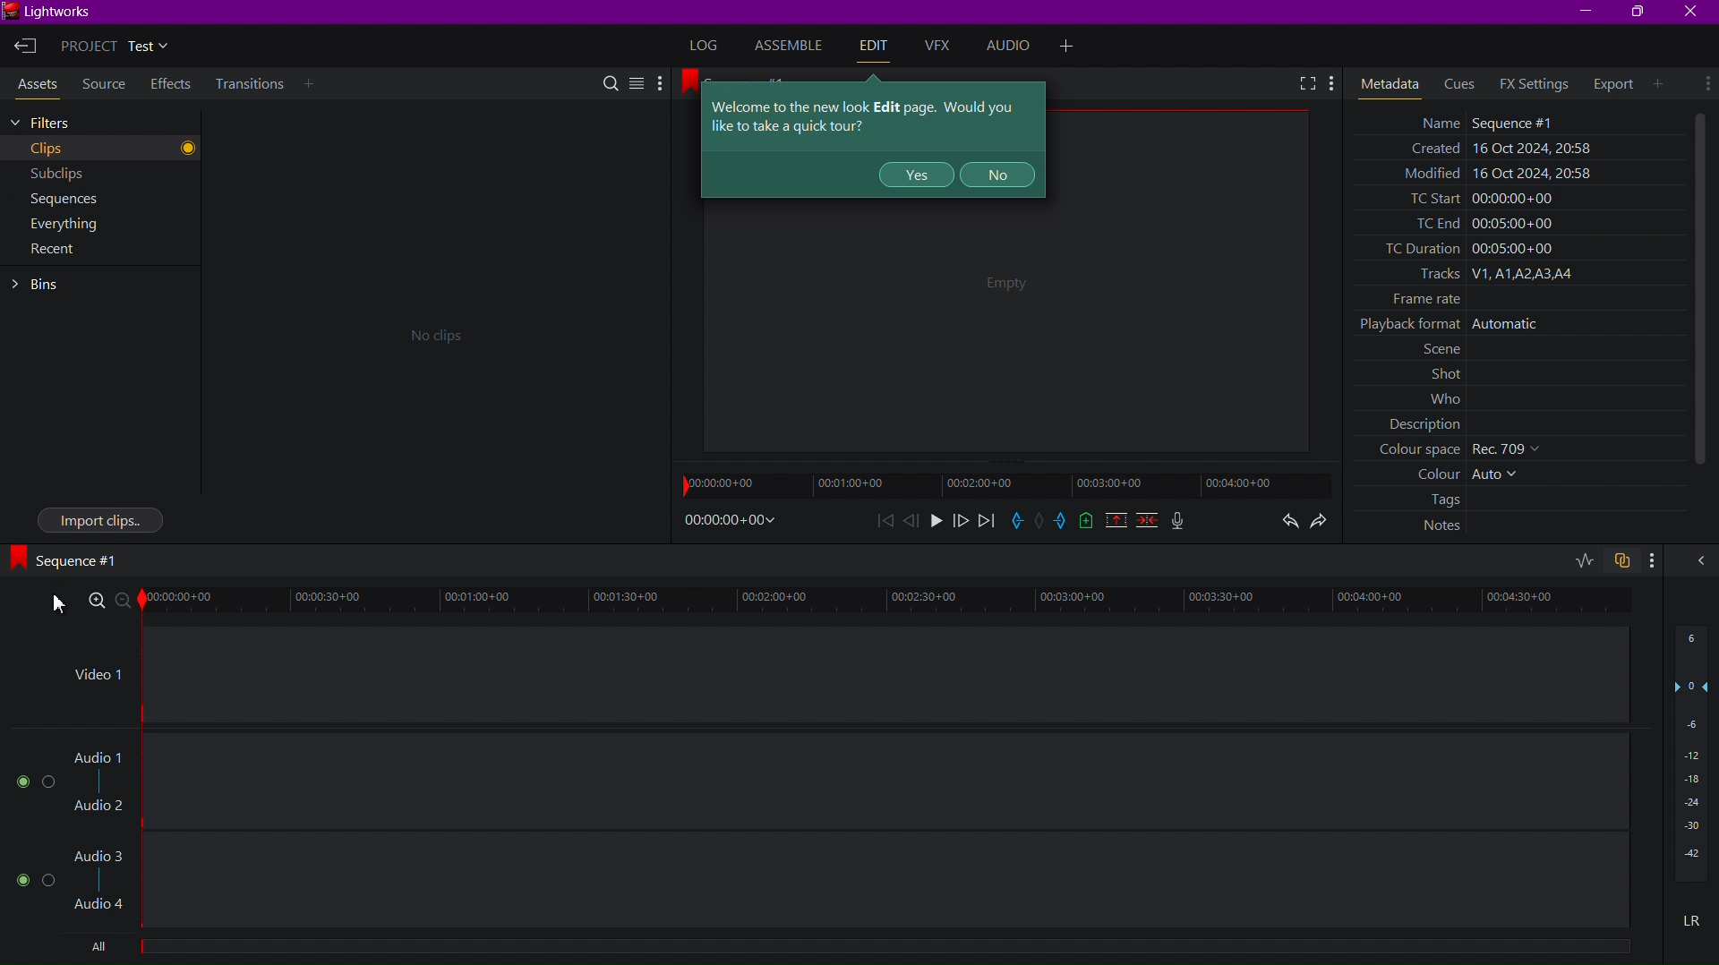 The width and height of the screenshot is (1719, 965). Describe the element at coordinates (606, 83) in the screenshot. I see `Search` at that location.